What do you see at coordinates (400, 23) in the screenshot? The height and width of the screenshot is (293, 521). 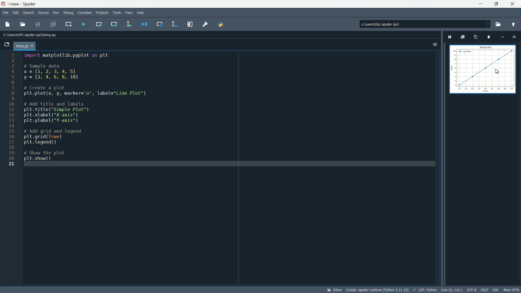 I see `directory` at bounding box center [400, 23].